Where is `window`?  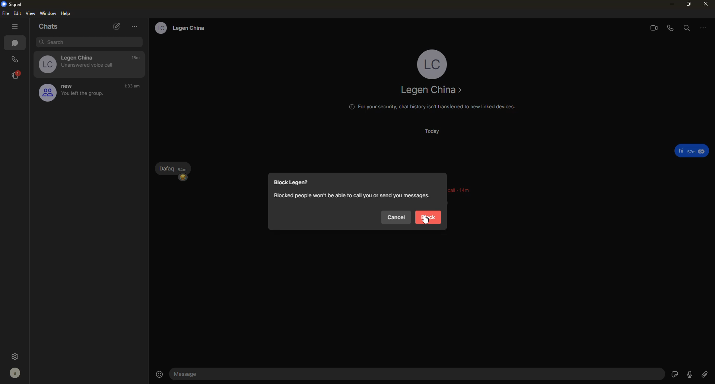 window is located at coordinates (49, 13).